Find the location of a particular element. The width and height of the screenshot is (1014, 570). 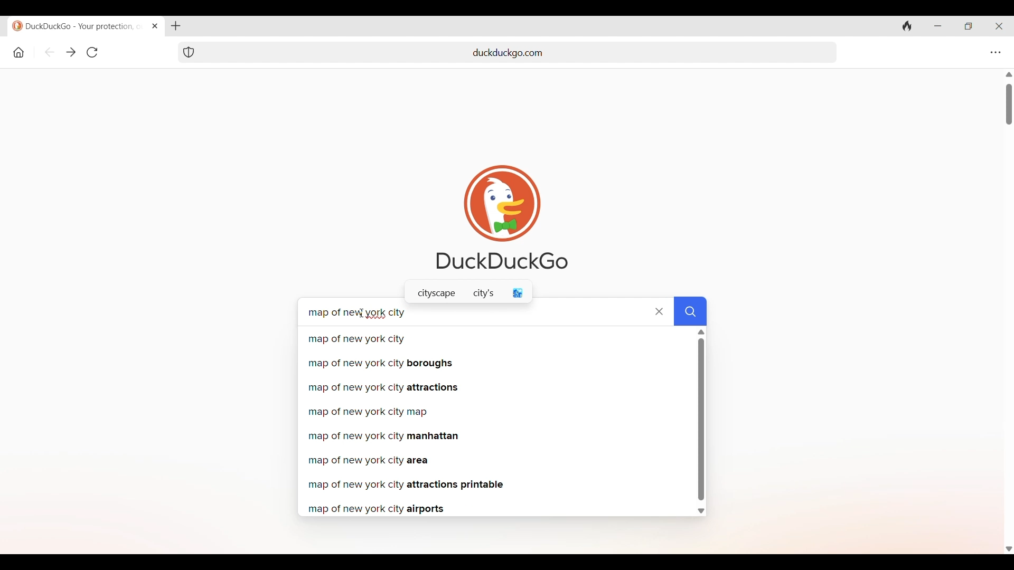

Vertical slide bar is located at coordinates (1009, 104).